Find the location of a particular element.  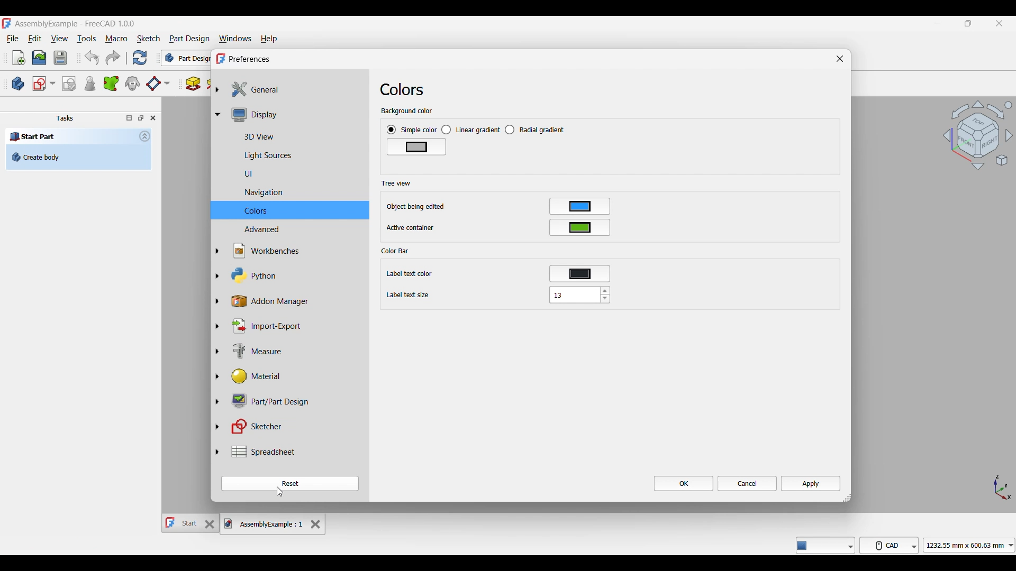

Open is located at coordinates (39, 58).